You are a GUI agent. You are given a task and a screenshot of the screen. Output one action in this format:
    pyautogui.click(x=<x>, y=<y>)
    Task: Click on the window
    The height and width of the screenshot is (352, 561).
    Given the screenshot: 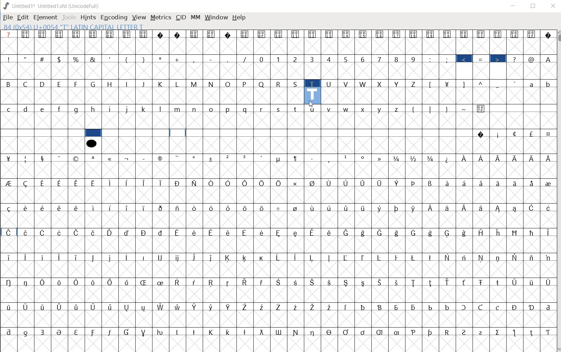 What is the action you would take?
    pyautogui.click(x=216, y=18)
    